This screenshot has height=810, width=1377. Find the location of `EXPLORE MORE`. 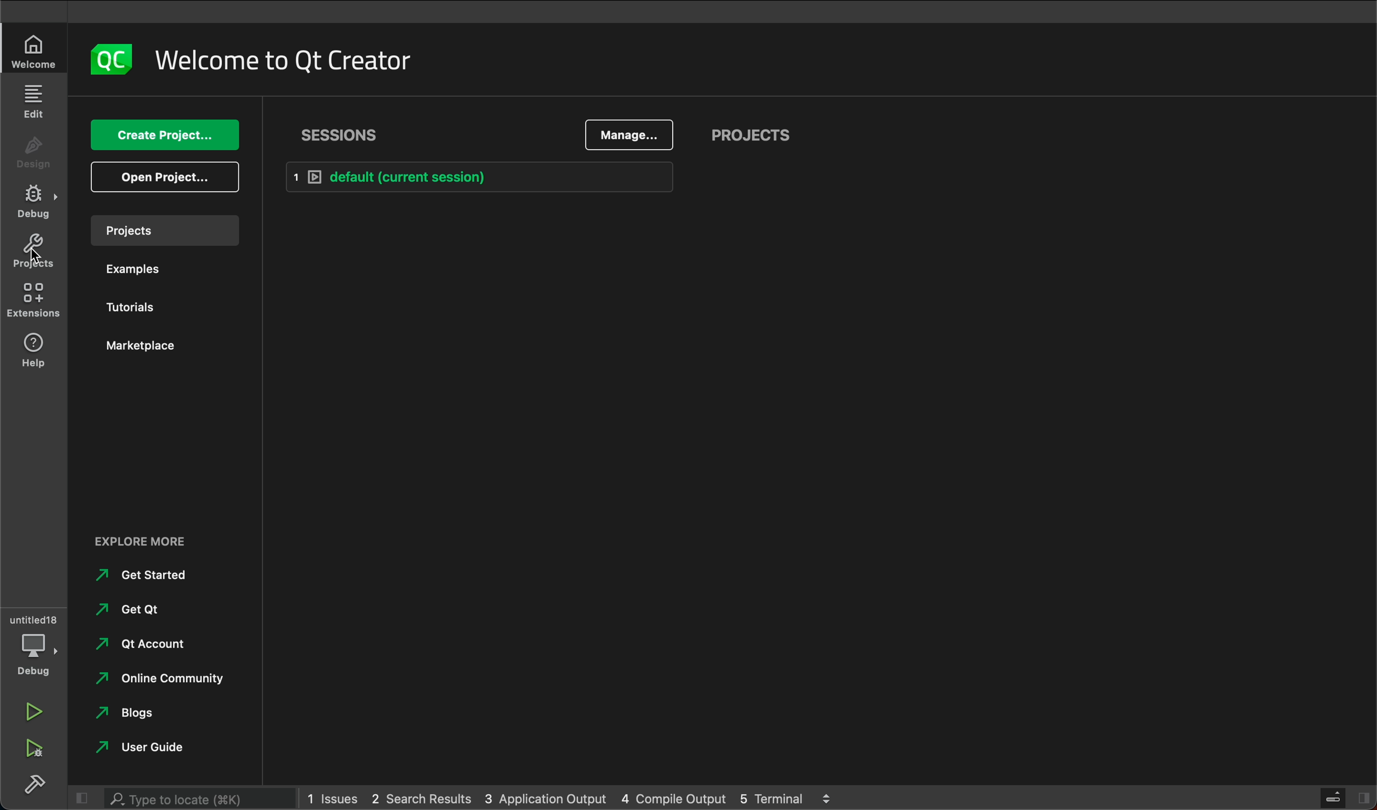

EXPLORE MORE is located at coordinates (141, 542).